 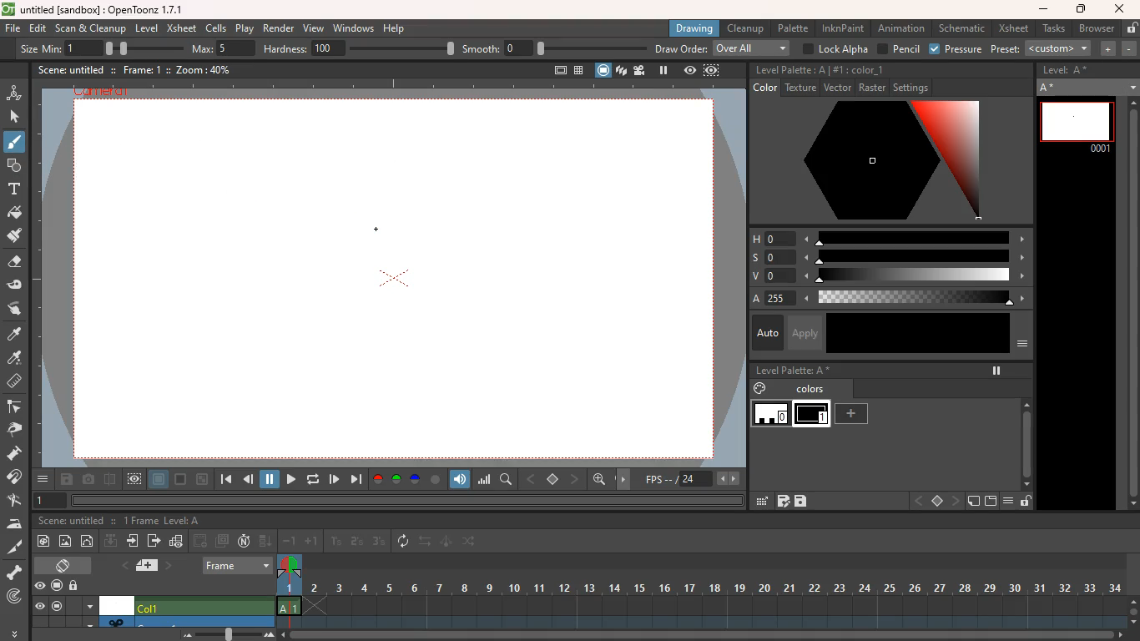 I want to click on screen, so click(x=602, y=69).